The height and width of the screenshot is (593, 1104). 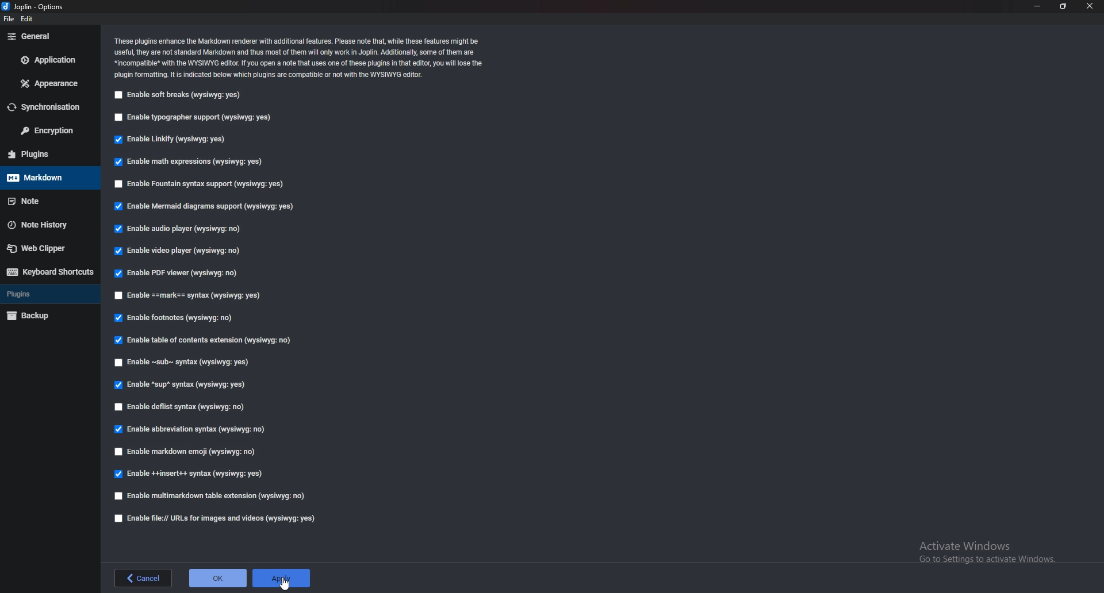 I want to click on Joblin - options (logo and name), so click(x=32, y=7).